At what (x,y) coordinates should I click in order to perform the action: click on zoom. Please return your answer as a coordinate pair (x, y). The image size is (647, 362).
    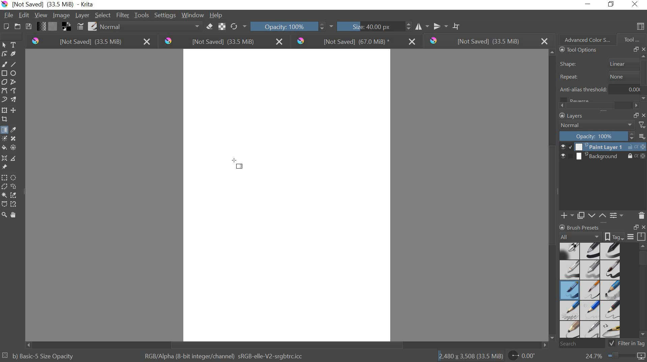
    Looking at the image, I should click on (4, 213).